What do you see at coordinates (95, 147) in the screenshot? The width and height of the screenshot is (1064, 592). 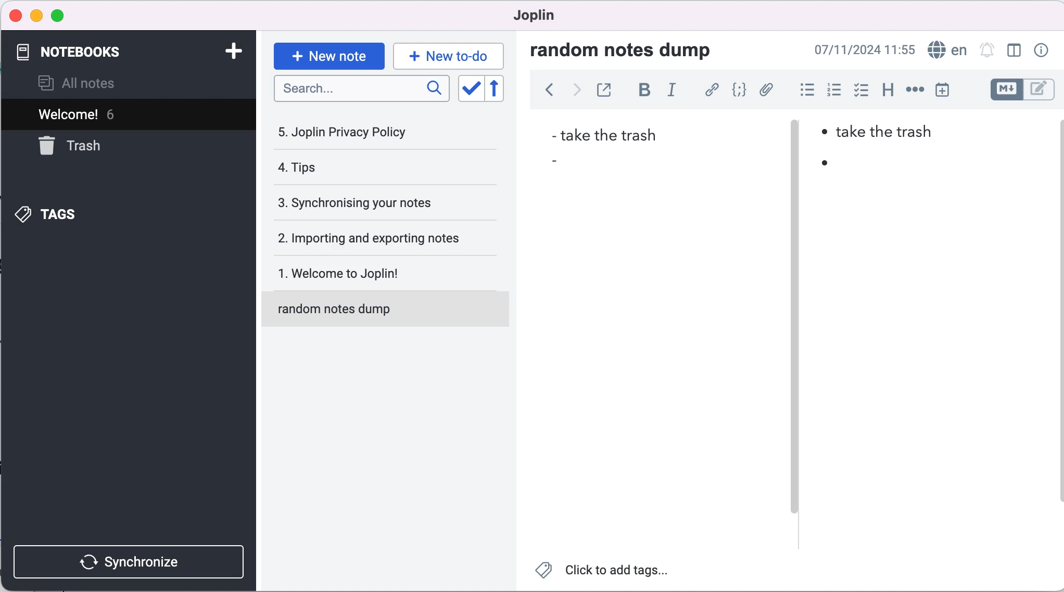 I see `trash` at bounding box center [95, 147].